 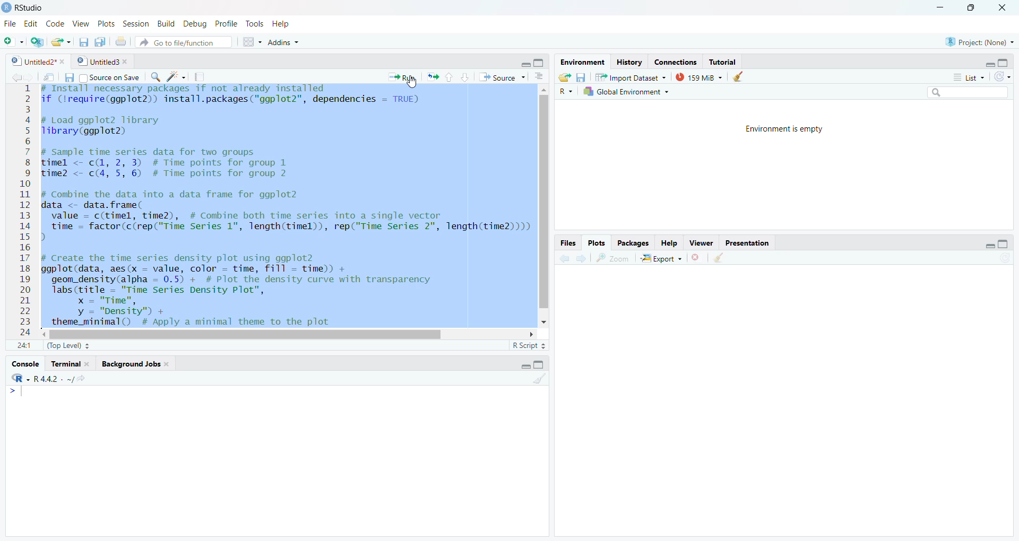 What do you see at coordinates (257, 289) in the screenshot?
I see `# Create the time series density plot using ggplot2
ggplot(data, aes(x = value, color = time, fill = time)) +
geom_density(alpha = 0.5) + # Plot the density curve with transparency
labs (title = "Time Series Density Plot",
x = "Time",
y - "Density" +
~~ theme_minimal() # Apply a minimal theme to the plot` at bounding box center [257, 289].